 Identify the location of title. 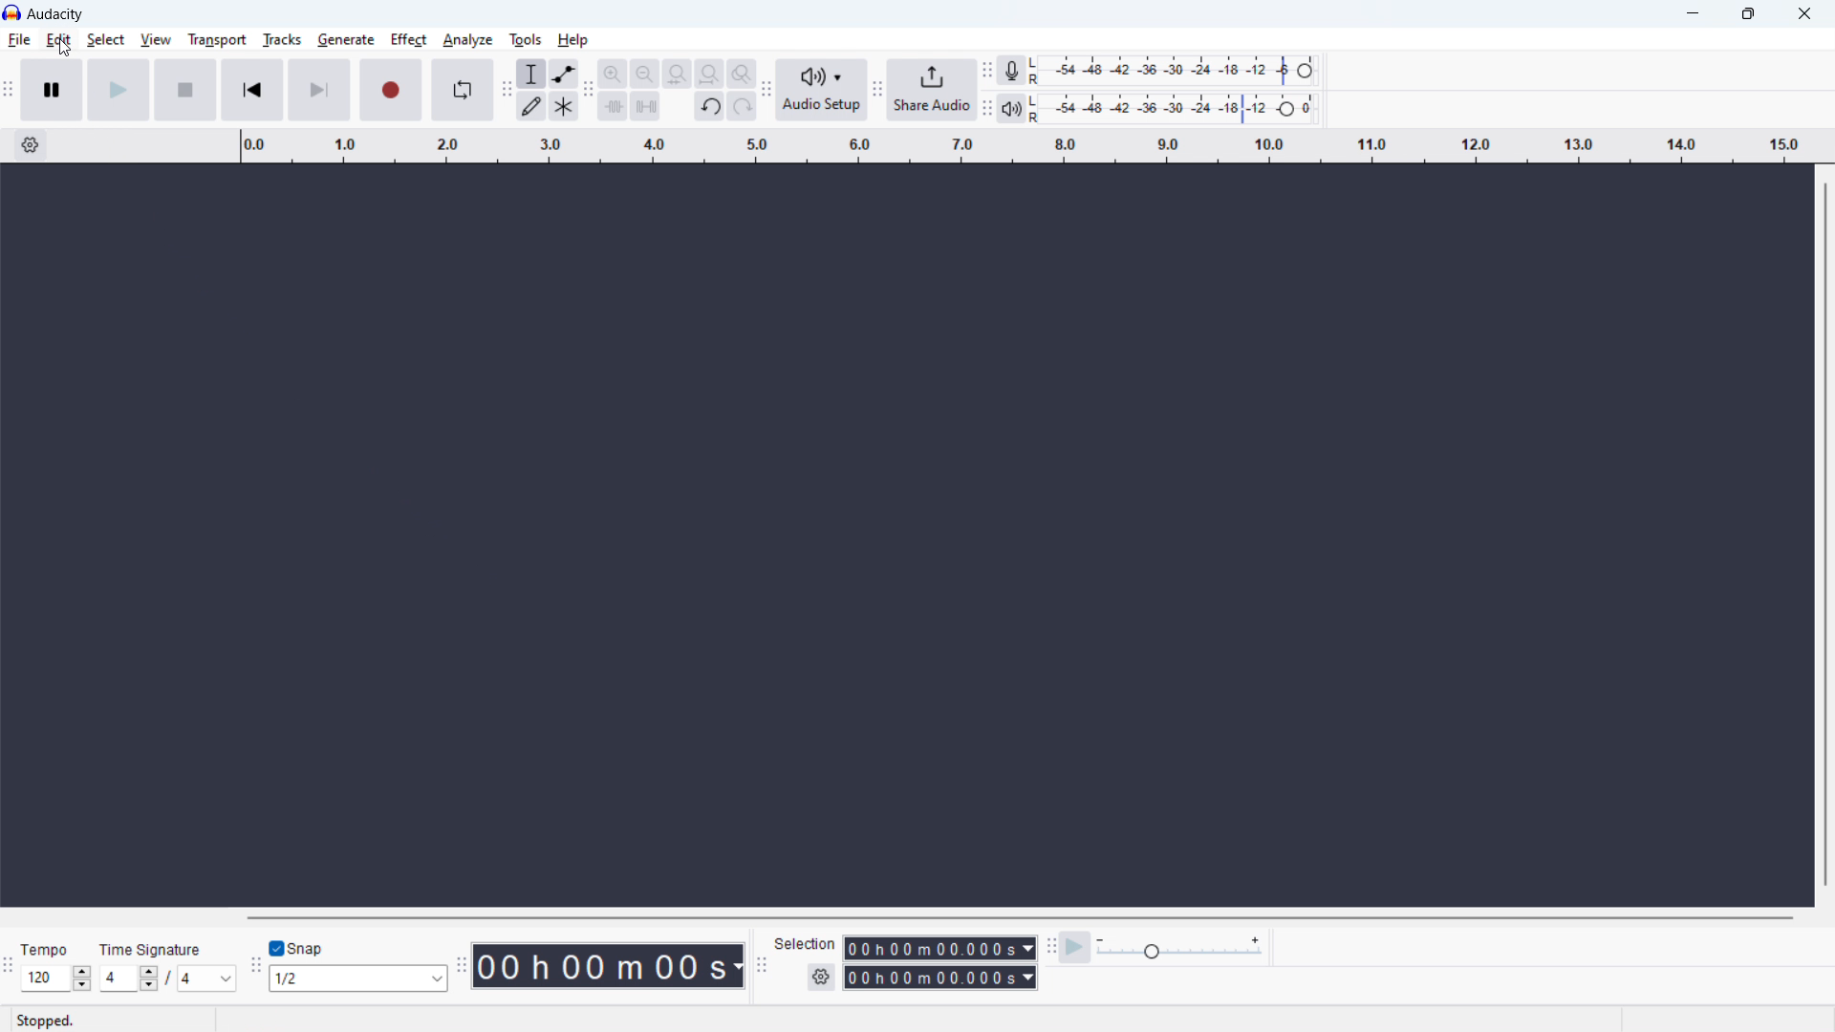
(55, 14).